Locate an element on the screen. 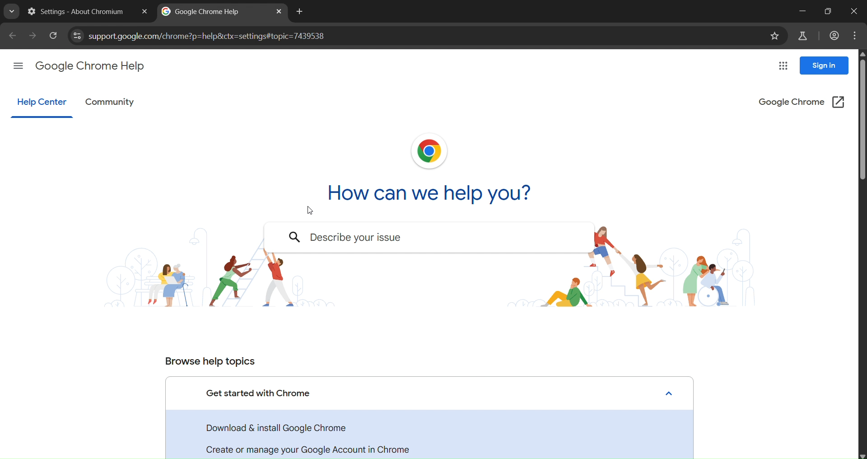 The width and height of the screenshot is (867, 459). community is located at coordinates (112, 102).